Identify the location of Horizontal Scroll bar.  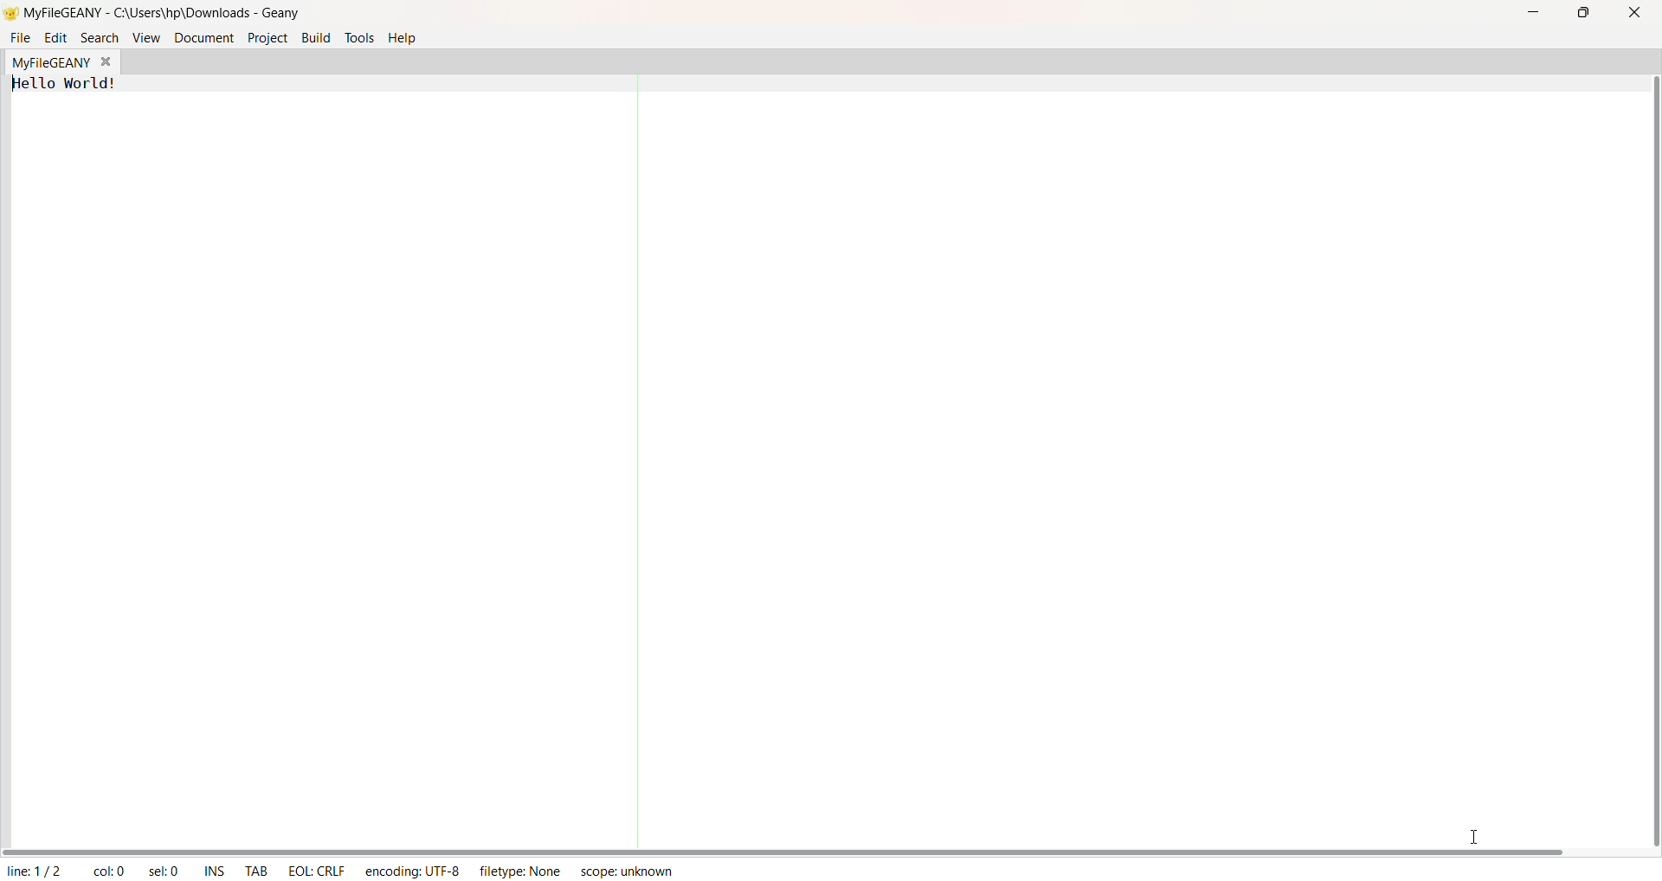
(783, 851).